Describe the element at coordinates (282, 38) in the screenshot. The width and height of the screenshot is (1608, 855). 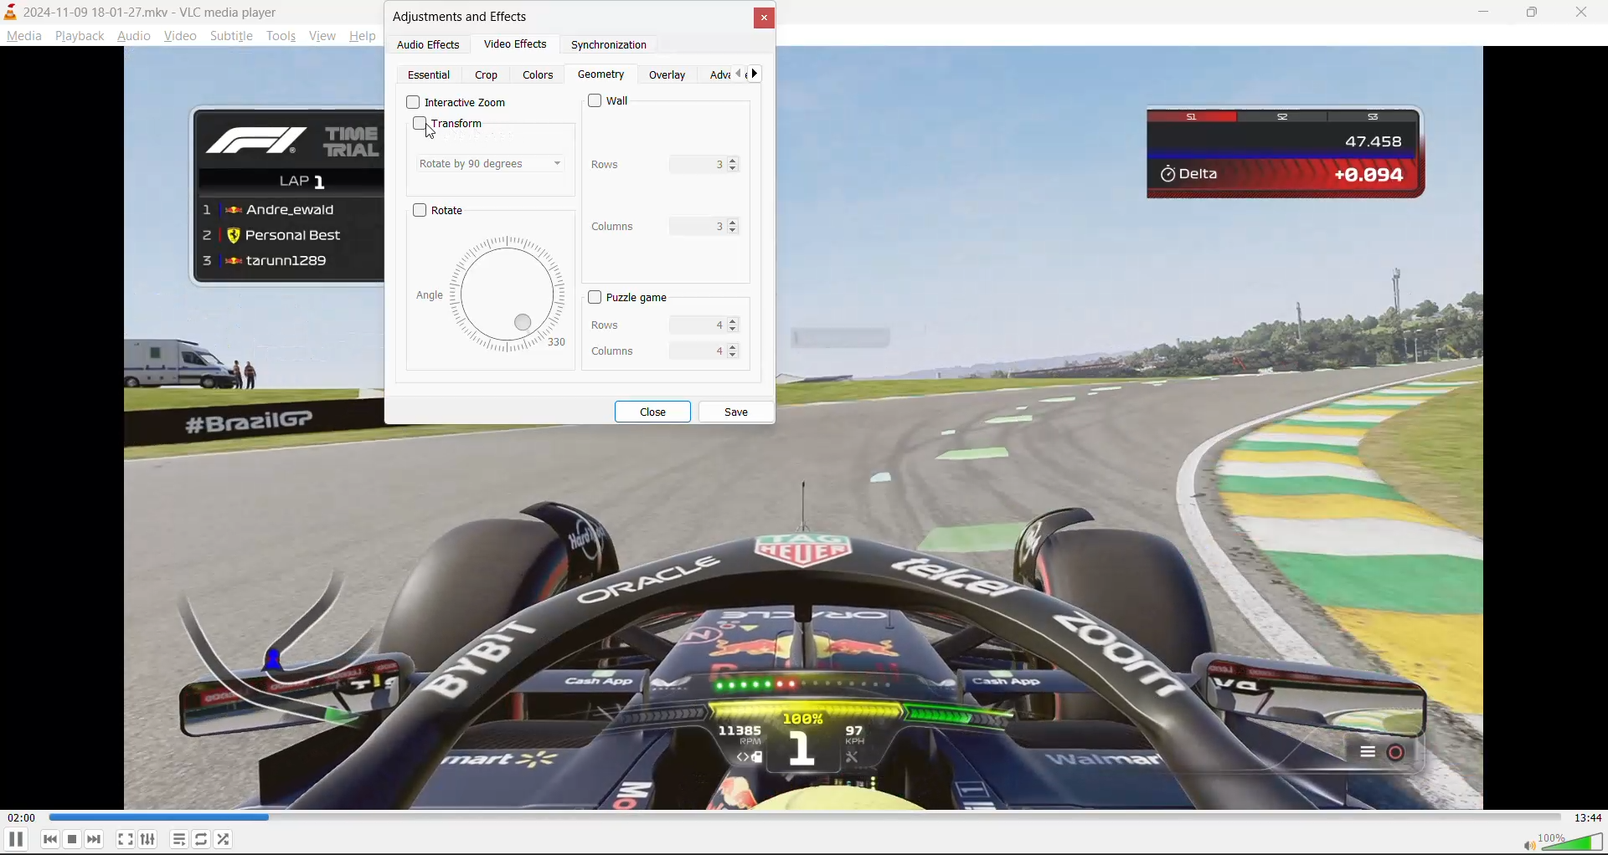
I see `tools` at that location.